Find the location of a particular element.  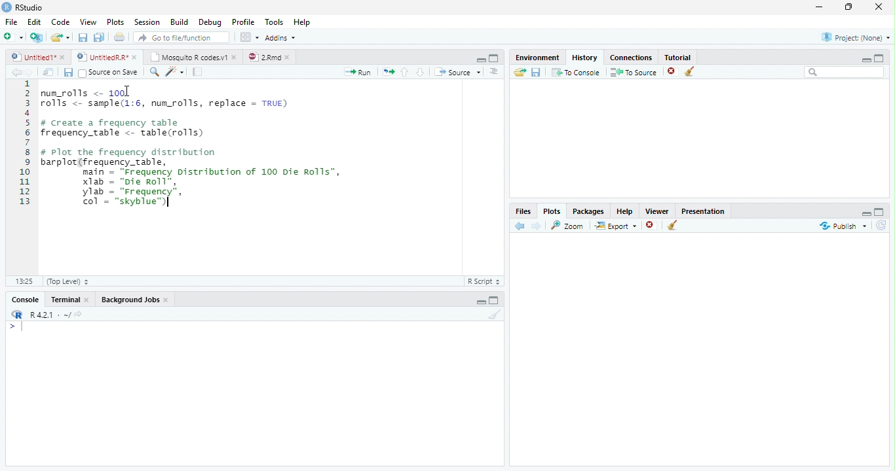

(Top Level) is located at coordinates (67, 281).